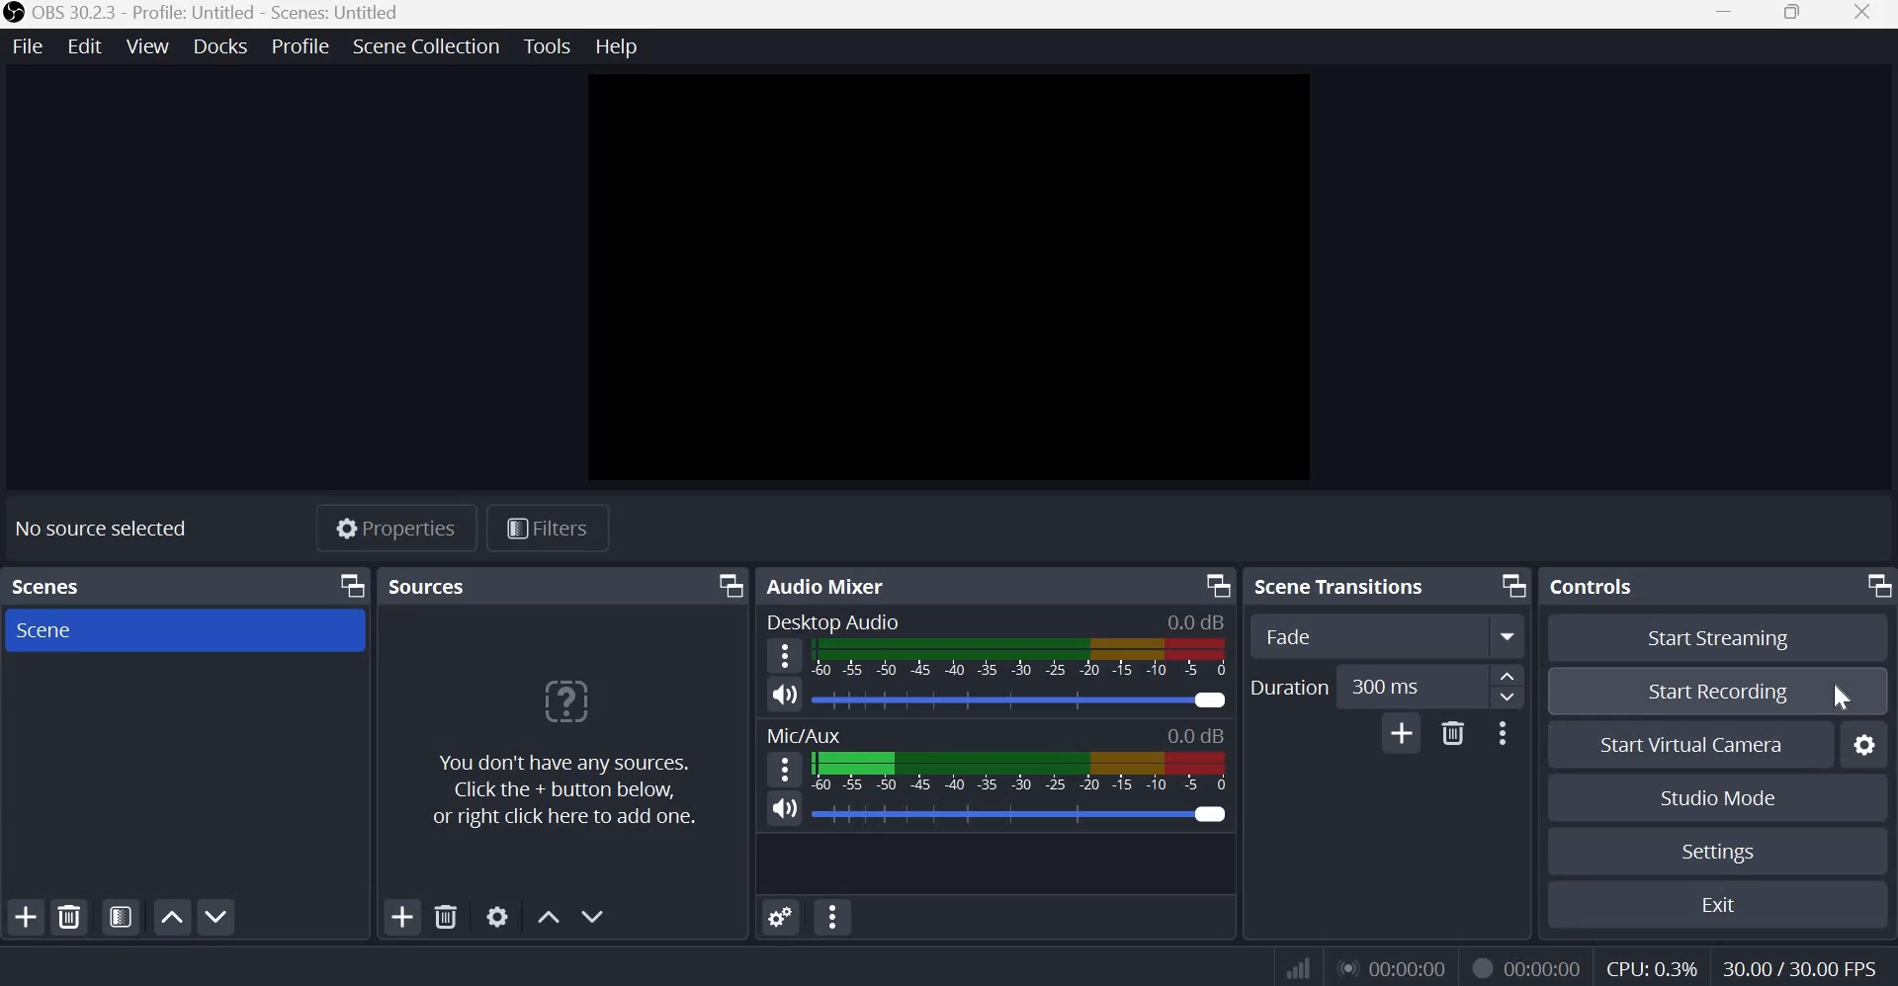  I want to click on Dock Options icon, so click(726, 587).